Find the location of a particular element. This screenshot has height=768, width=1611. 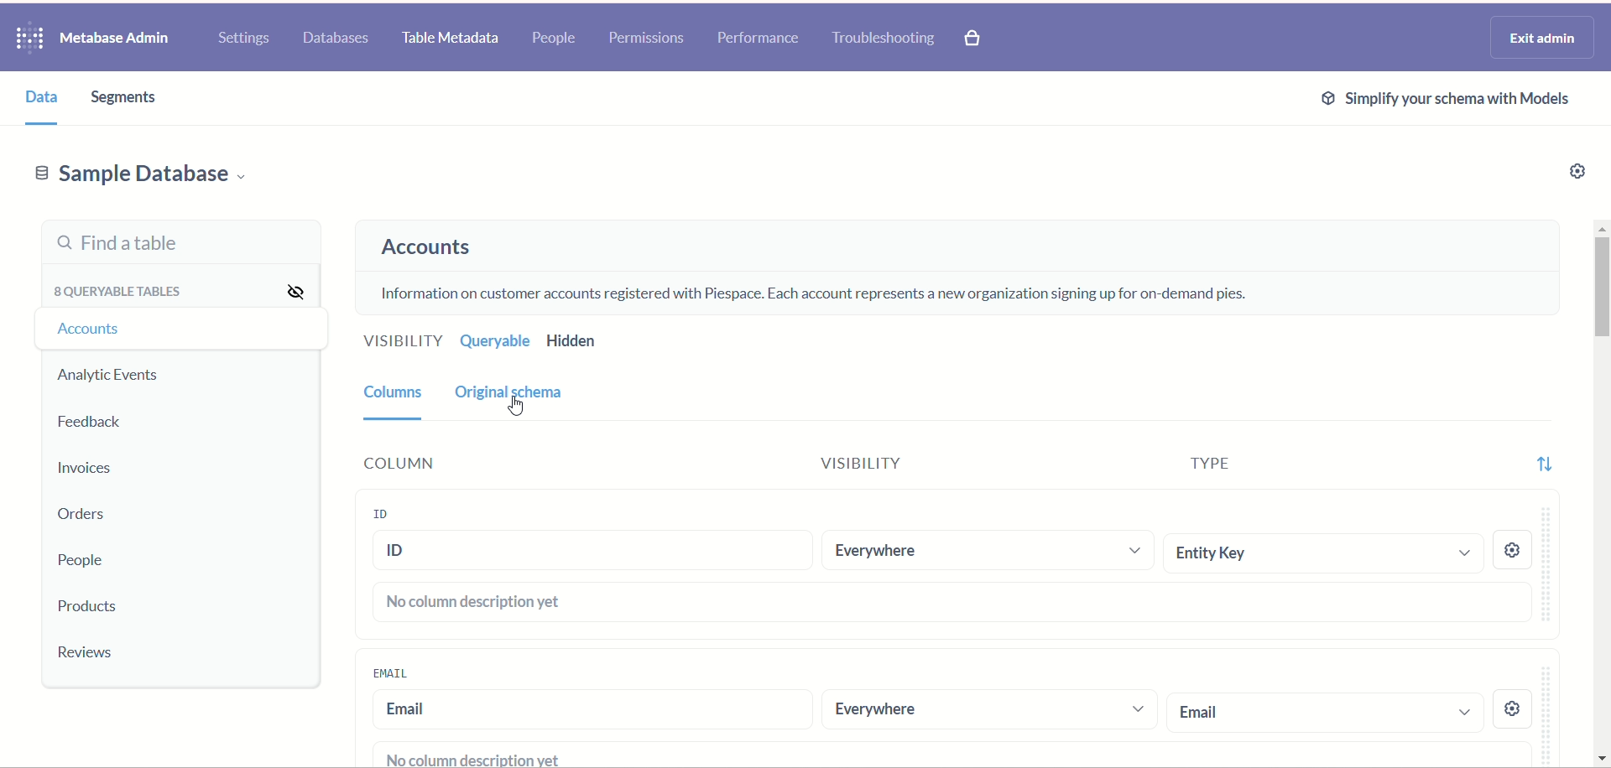

visibility is located at coordinates (395, 340).